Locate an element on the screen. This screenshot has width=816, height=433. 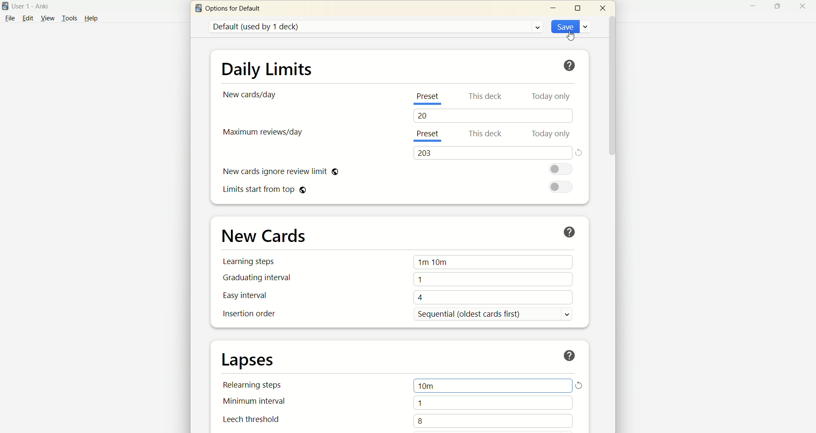
edit is located at coordinates (27, 18).